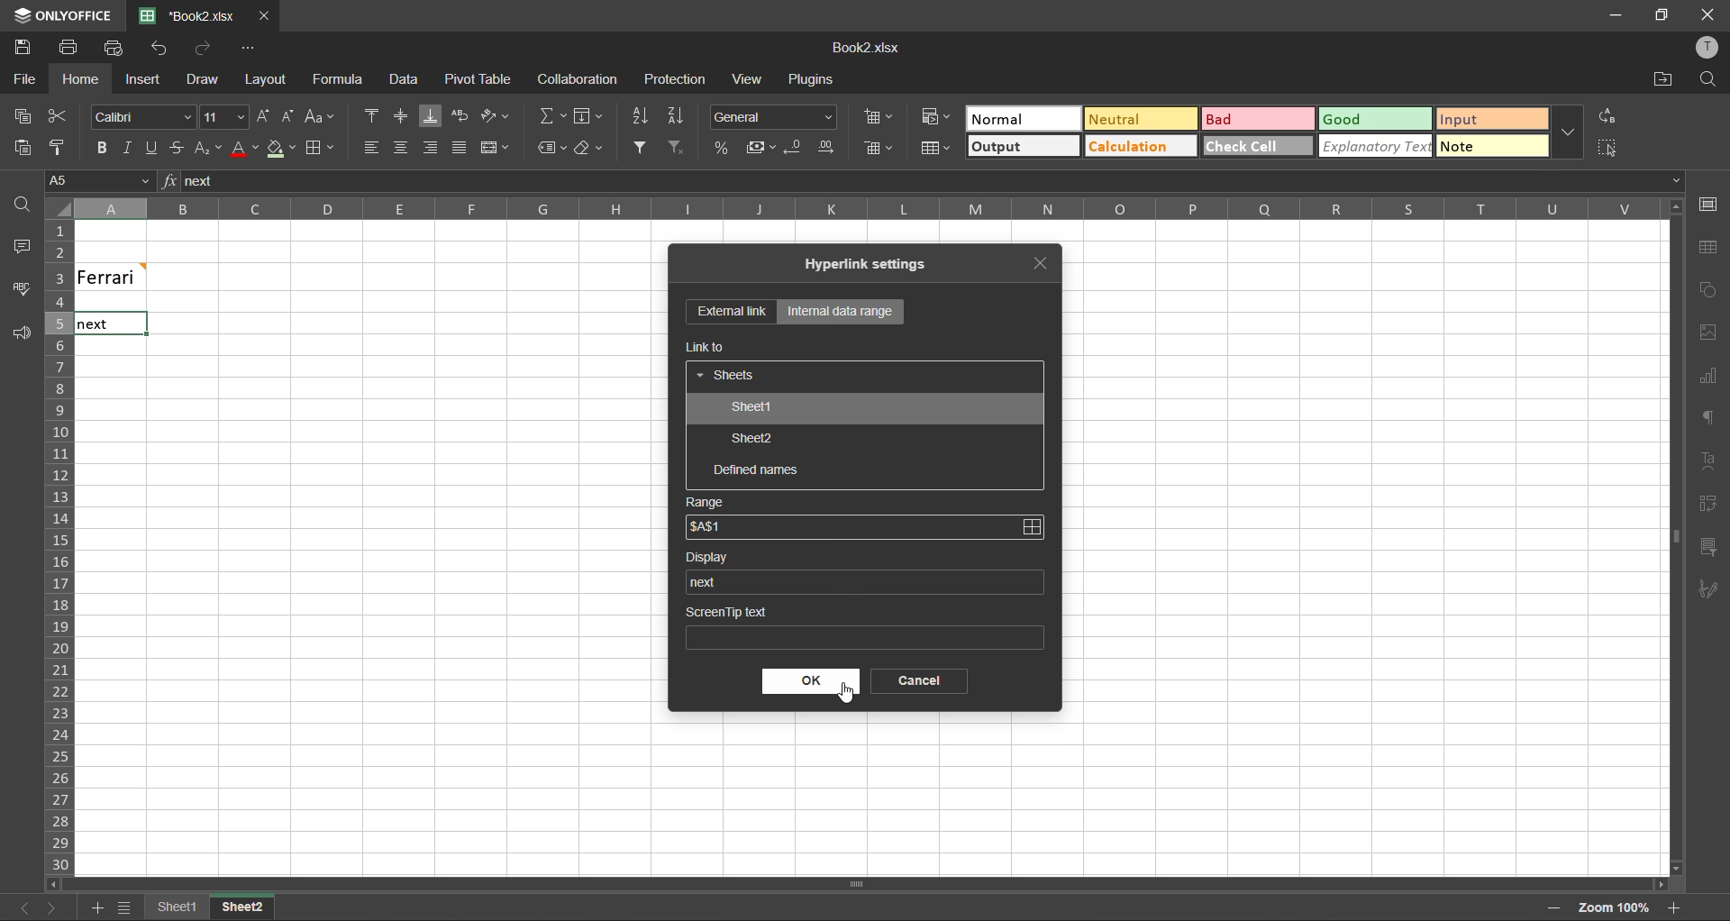  What do you see at coordinates (374, 117) in the screenshot?
I see `align top` at bounding box center [374, 117].